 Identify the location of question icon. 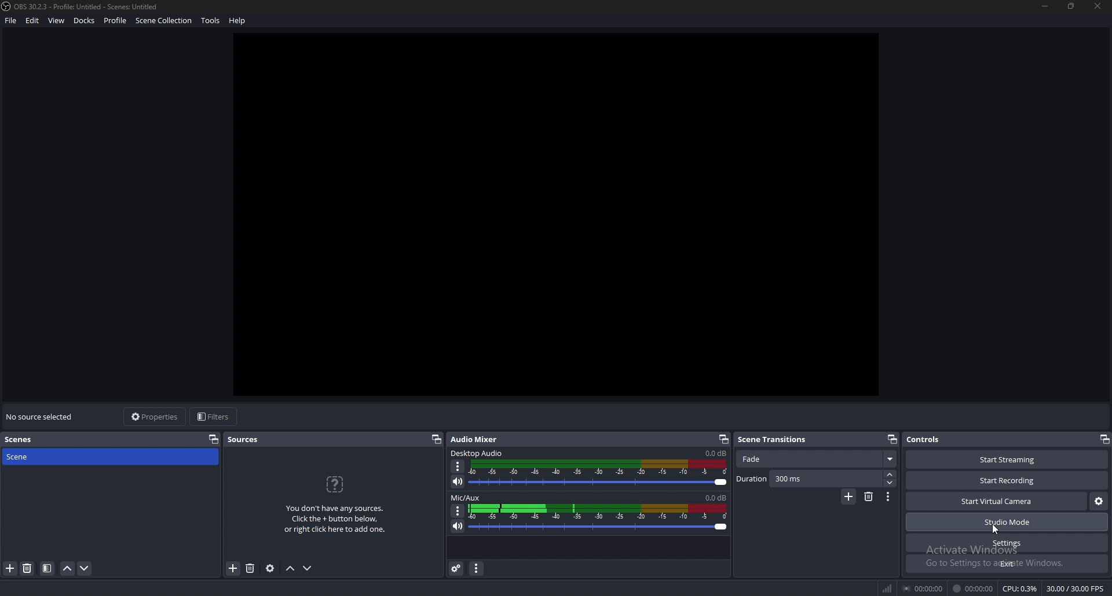
(336, 484).